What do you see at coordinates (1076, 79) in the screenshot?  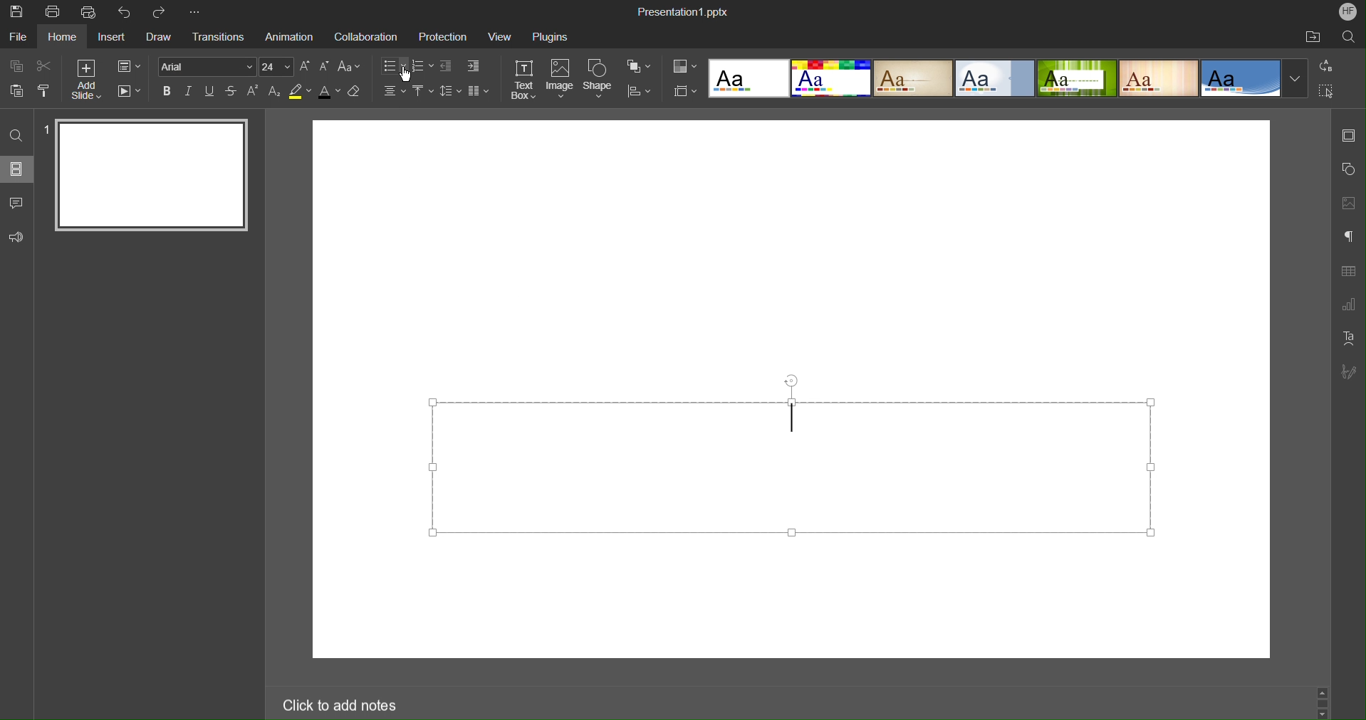 I see `template` at bounding box center [1076, 79].